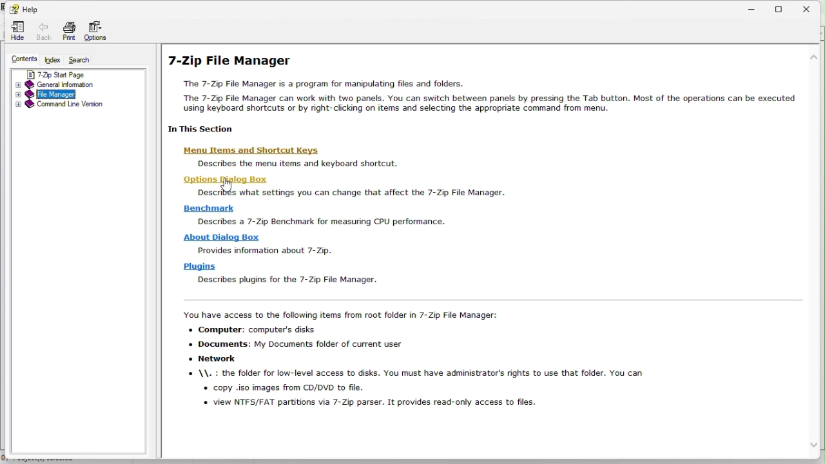 The height and width of the screenshot is (464, 825). I want to click on plugins, so click(201, 266).